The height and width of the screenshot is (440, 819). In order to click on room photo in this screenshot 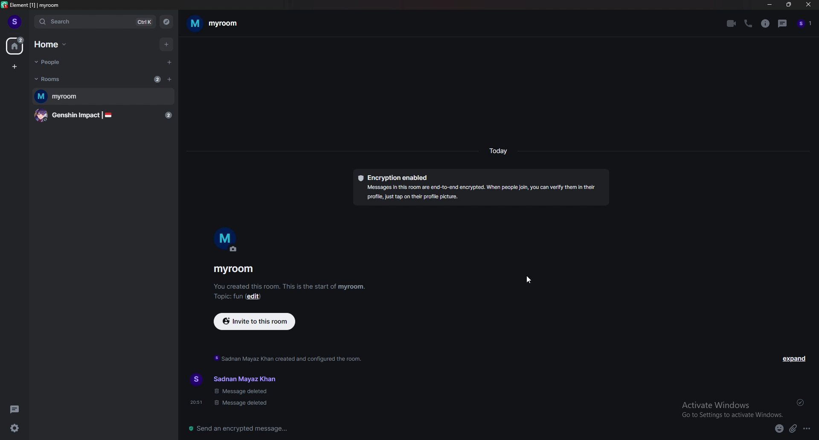, I will do `click(227, 241)`.